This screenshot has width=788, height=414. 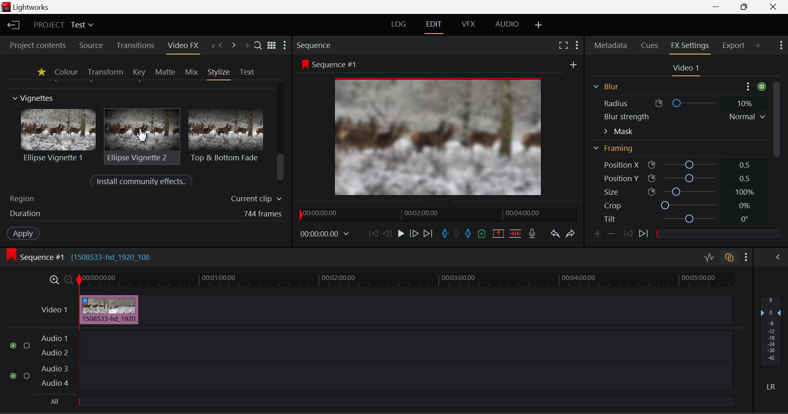 I want to click on Show Settings, so click(x=286, y=45).